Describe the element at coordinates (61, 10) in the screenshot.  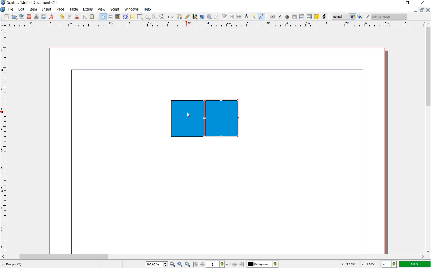
I see `page` at that location.